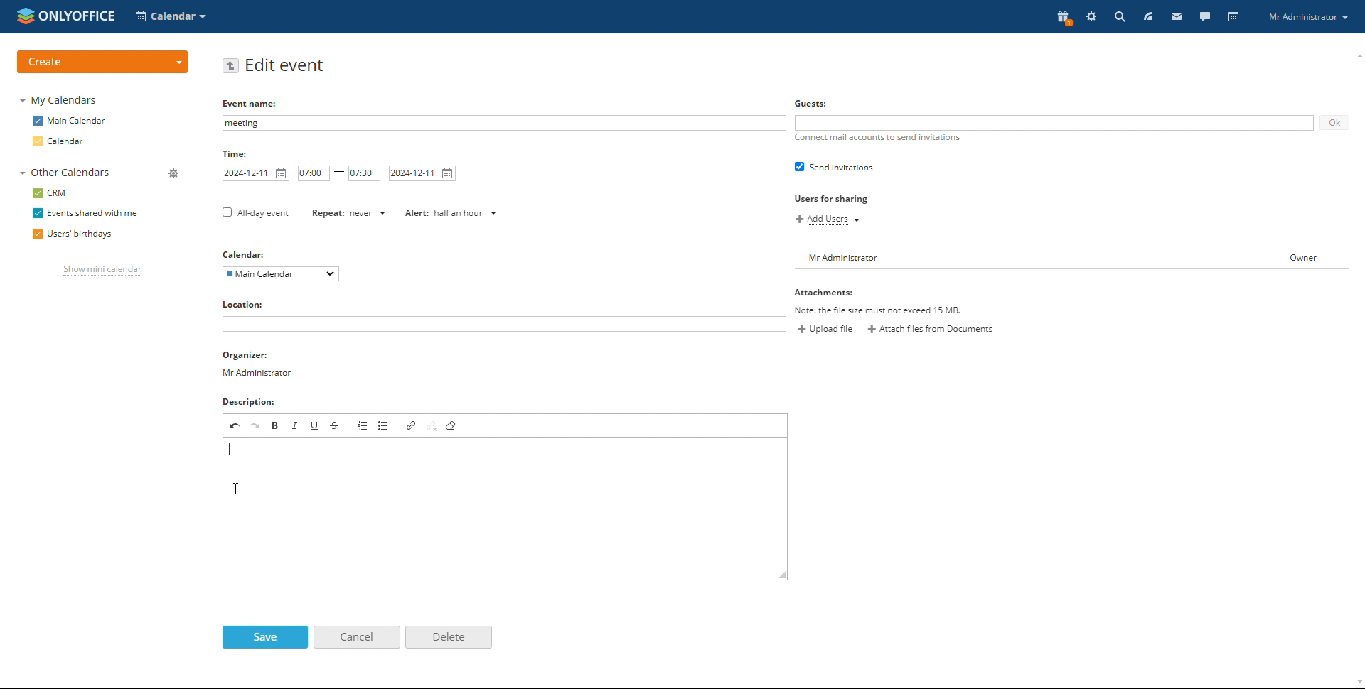 The height and width of the screenshot is (689, 1365). What do you see at coordinates (416, 214) in the screenshot?
I see `Alert:` at bounding box center [416, 214].